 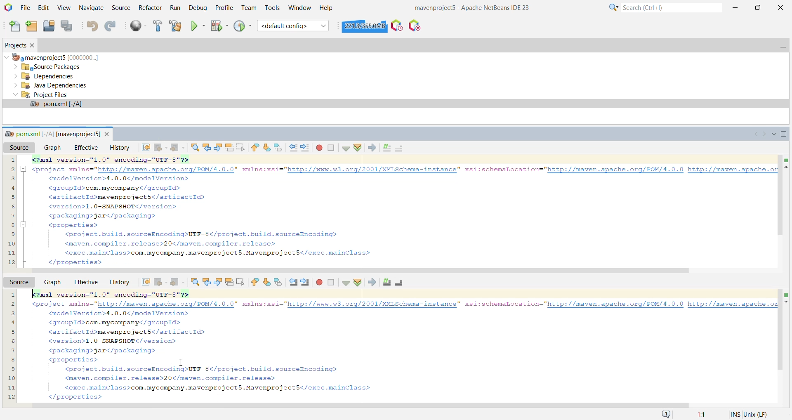 I want to click on New Project, so click(x=32, y=26).